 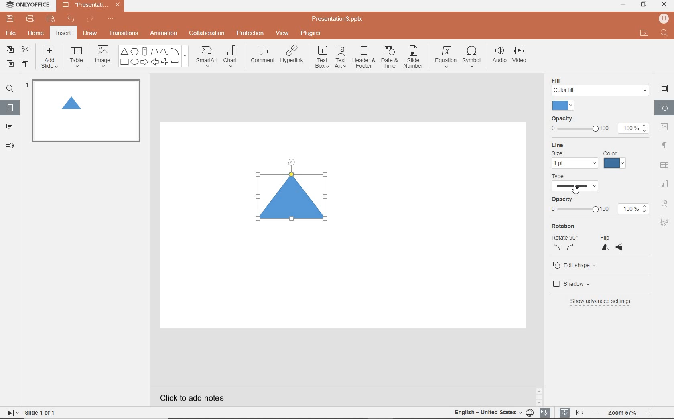 What do you see at coordinates (283, 34) in the screenshot?
I see `VIEW` at bounding box center [283, 34].